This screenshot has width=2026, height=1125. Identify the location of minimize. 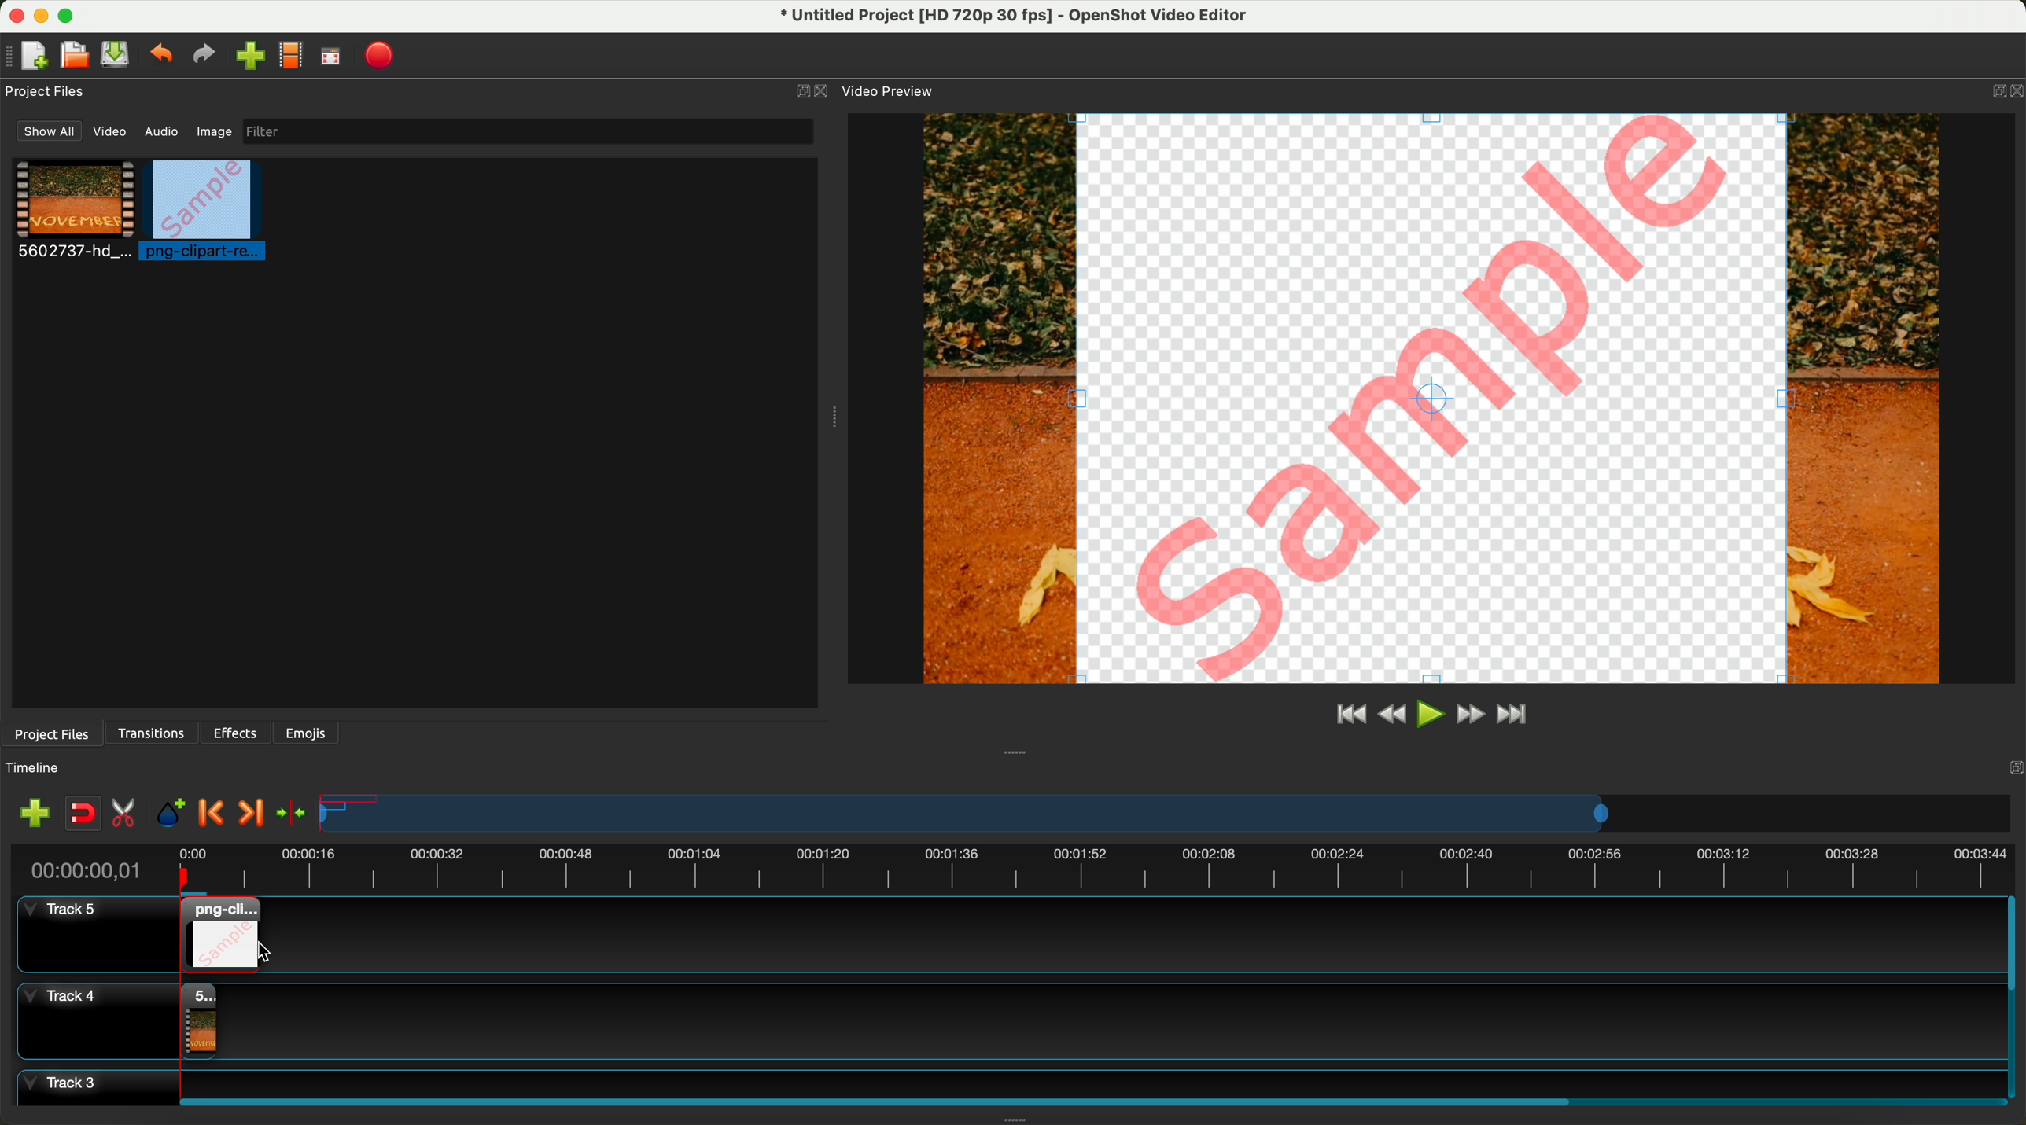
(42, 19).